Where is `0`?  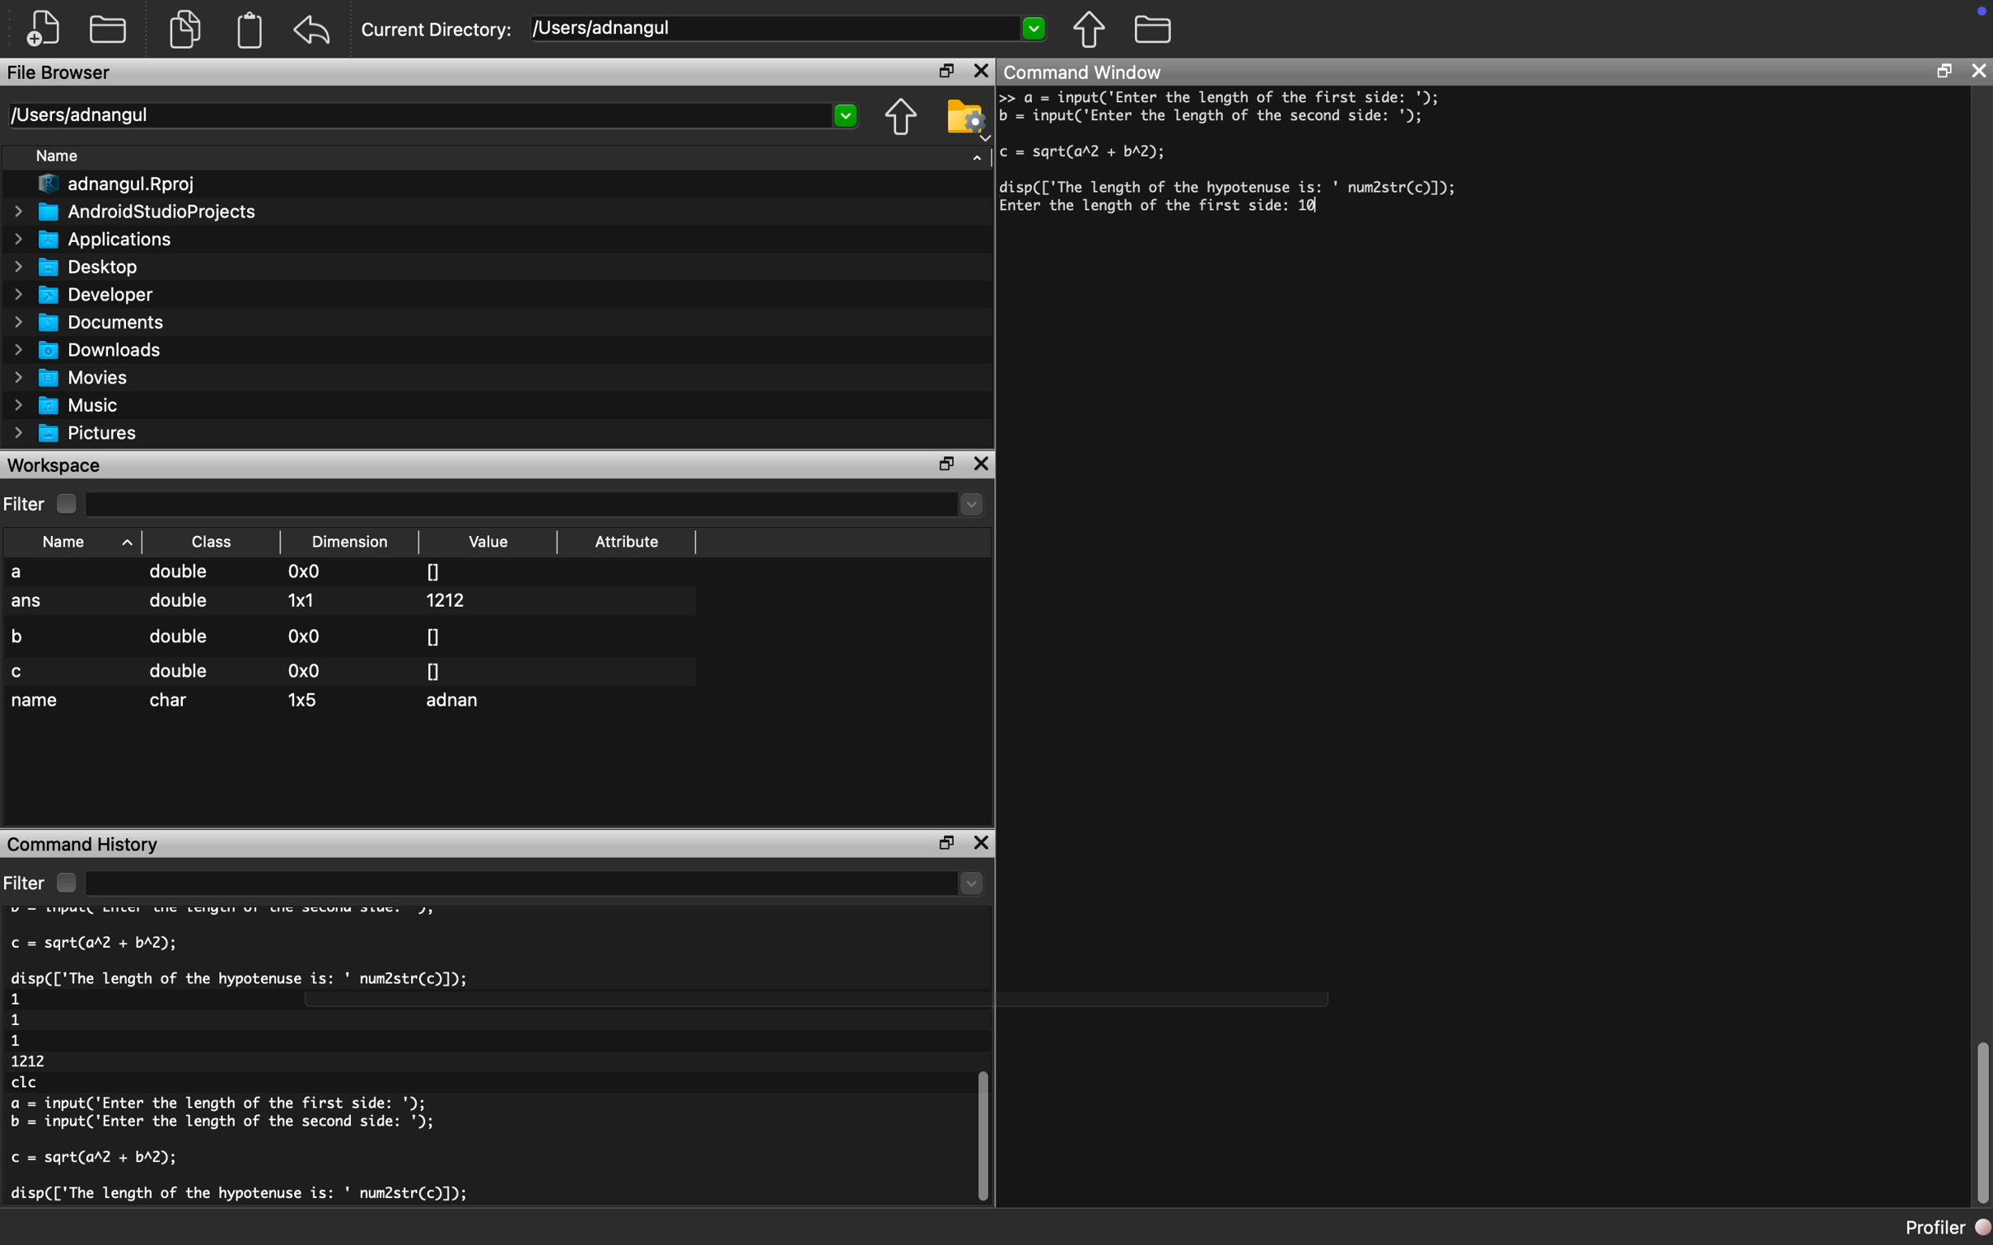 0 is located at coordinates (434, 570).